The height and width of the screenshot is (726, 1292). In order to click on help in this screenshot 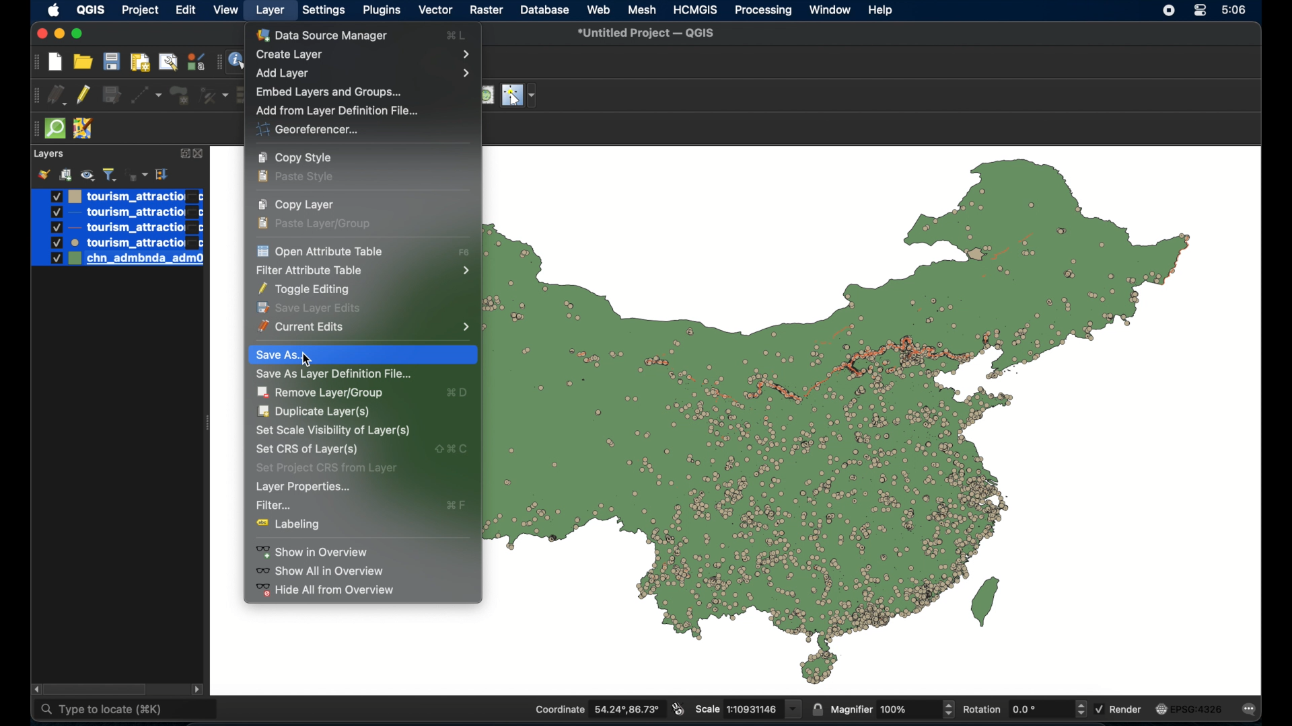, I will do `click(882, 10)`.